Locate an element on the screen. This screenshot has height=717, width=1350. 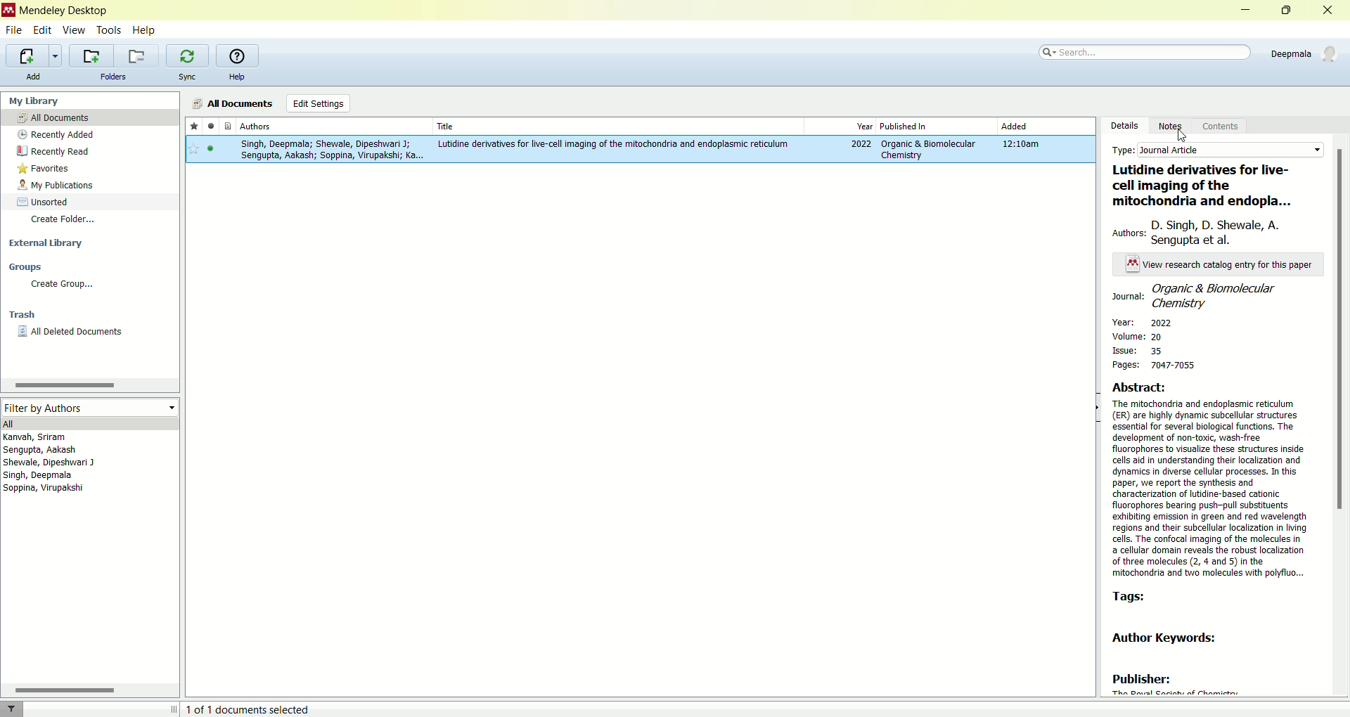
1 of 1 documents selected is located at coordinates (255, 706).